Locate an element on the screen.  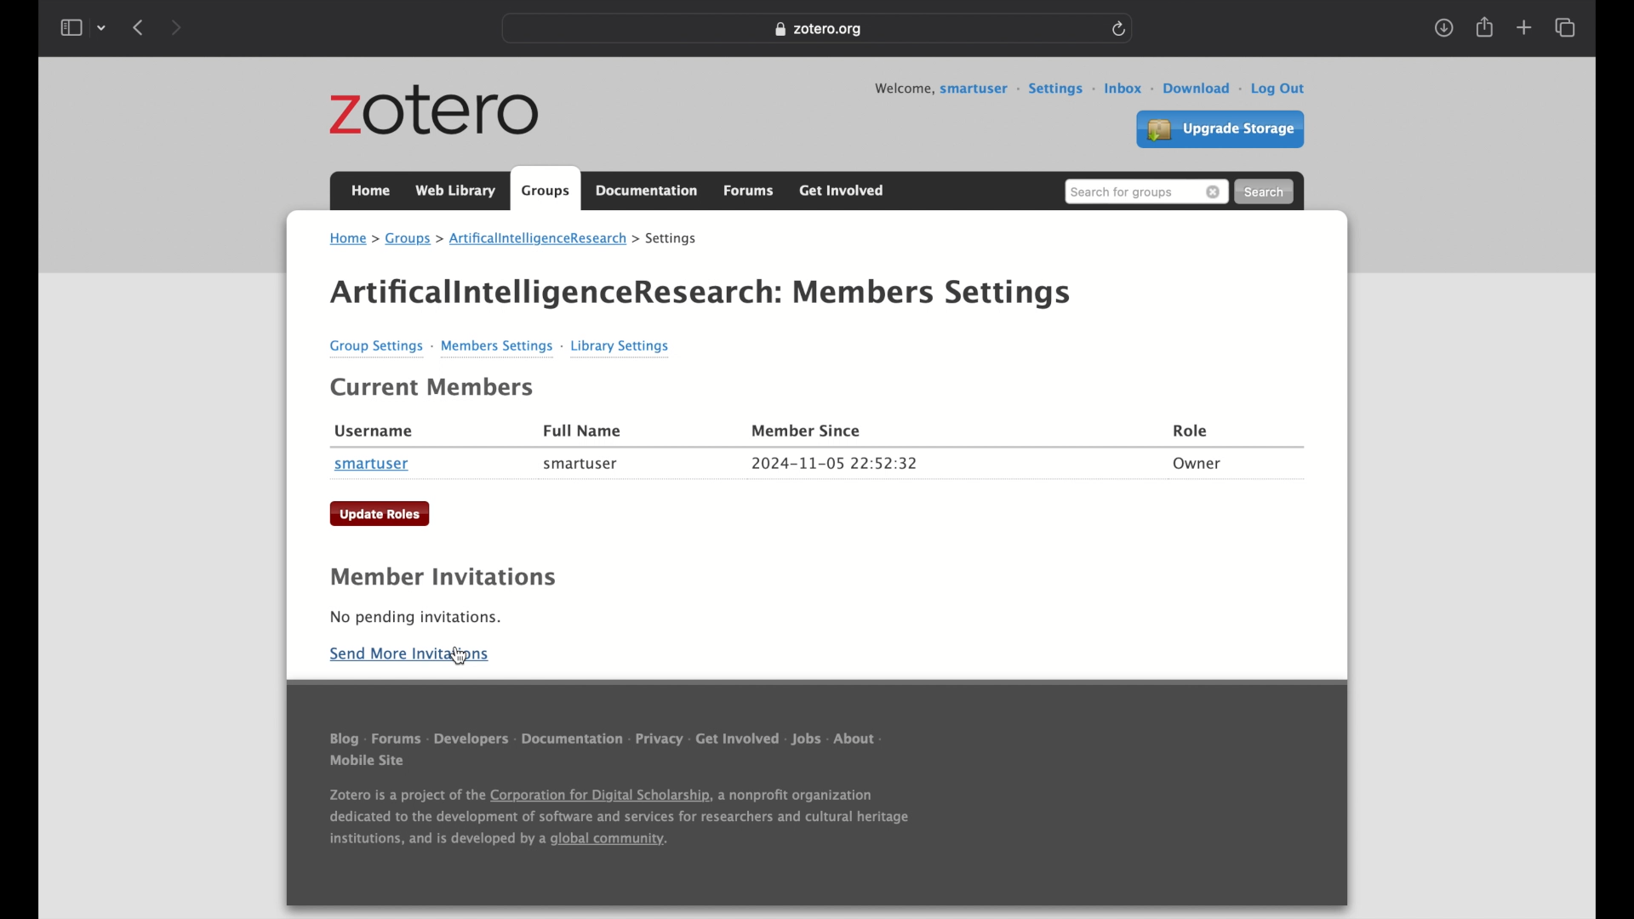
get involved is located at coordinates (843, 191).